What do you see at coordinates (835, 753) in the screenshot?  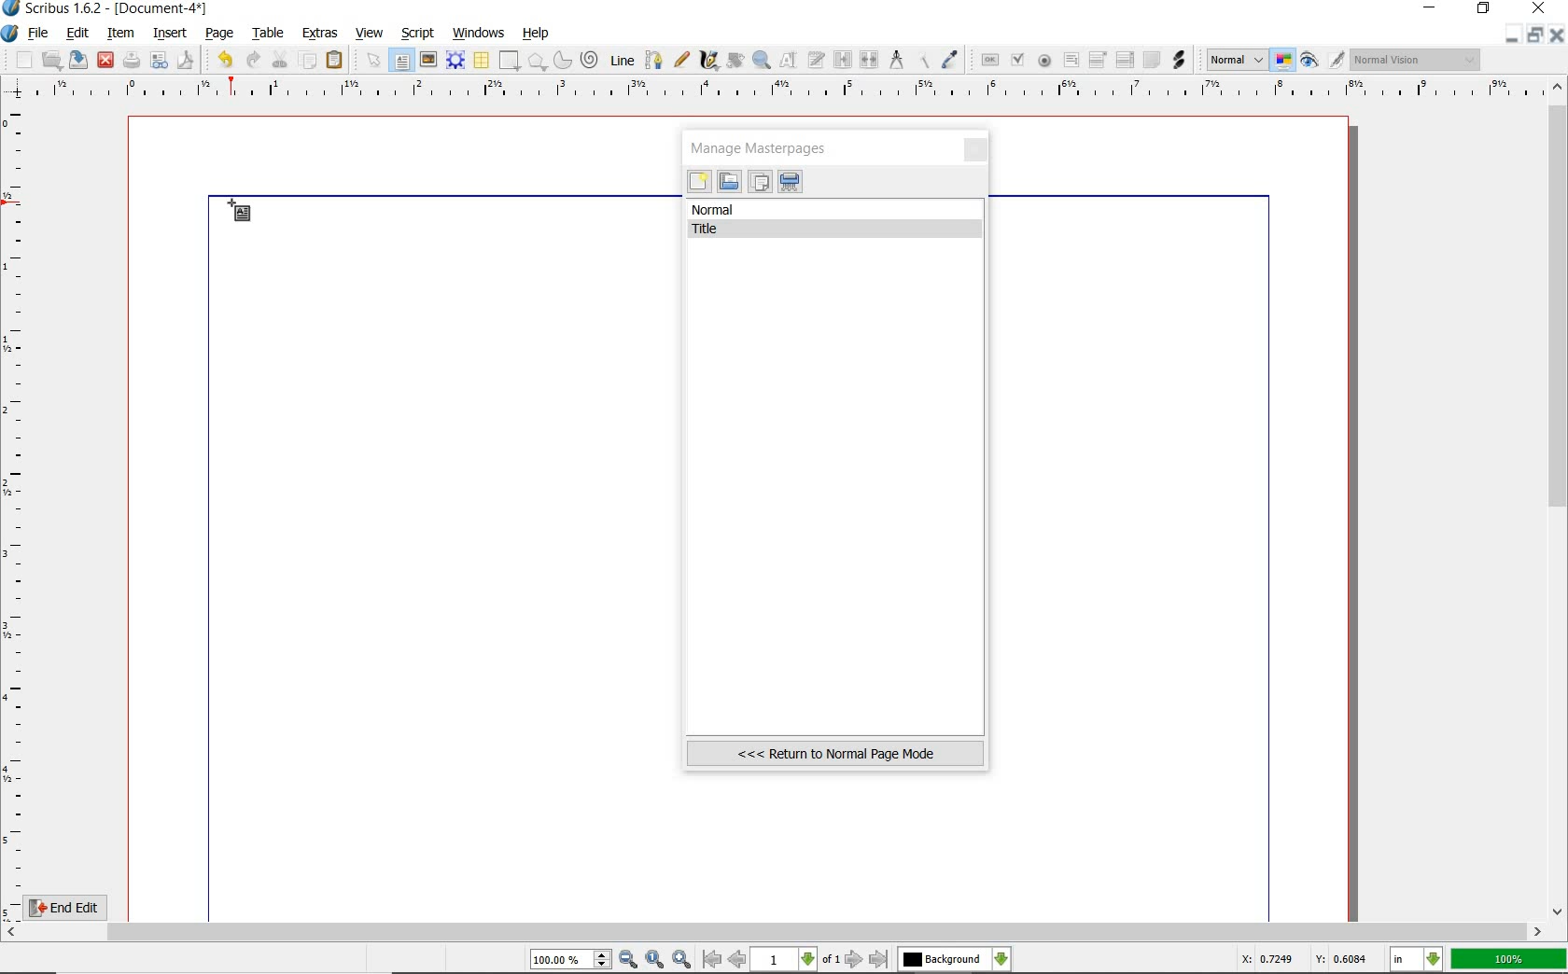 I see `Return to normal page mode` at bounding box center [835, 753].